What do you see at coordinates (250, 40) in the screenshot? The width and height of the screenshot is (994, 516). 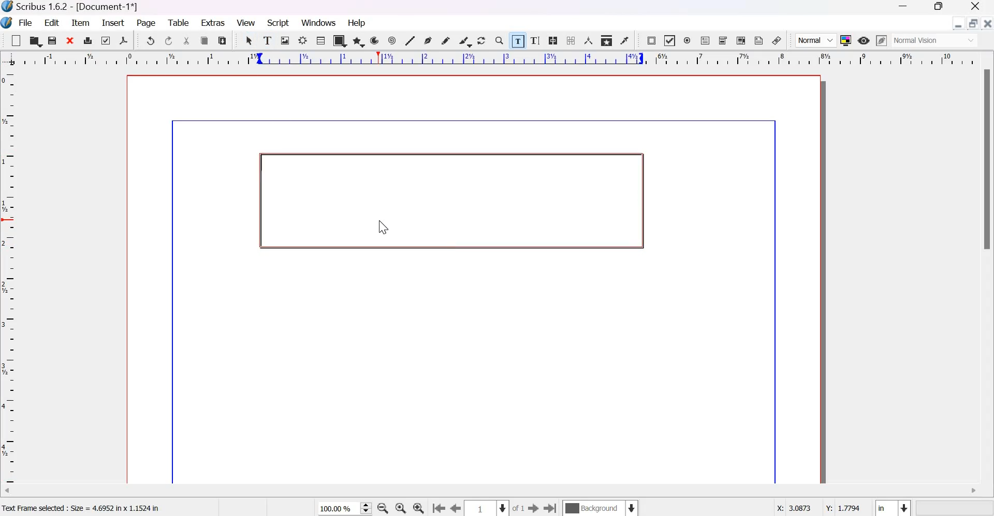 I see `select item` at bounding box center [250, 40].